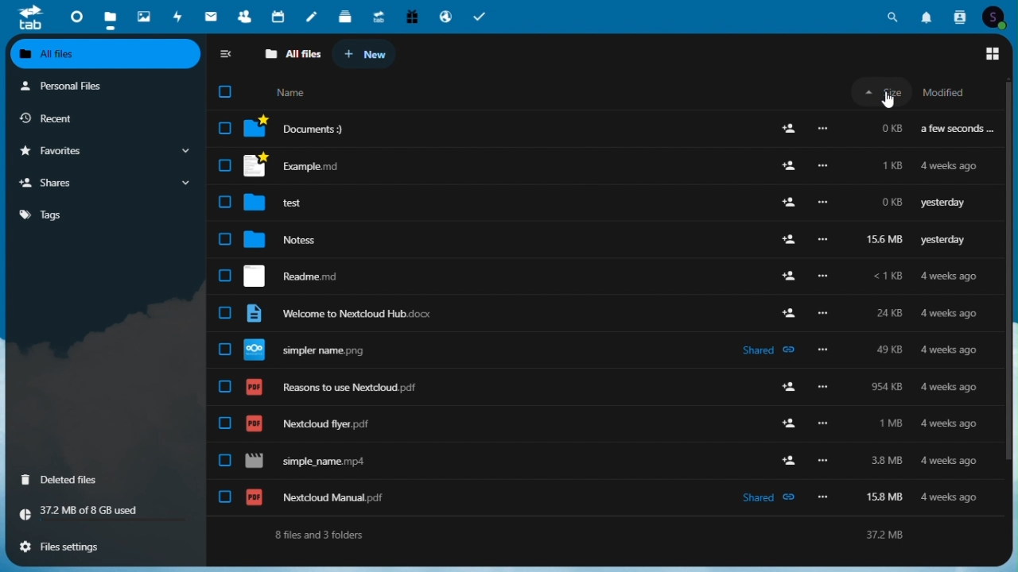 The width and height of the screenshot is (1018, 572). What do you see at coordinates (411, 16) in the screenshot?
I see `free trail` at bounding box center [411, 16].